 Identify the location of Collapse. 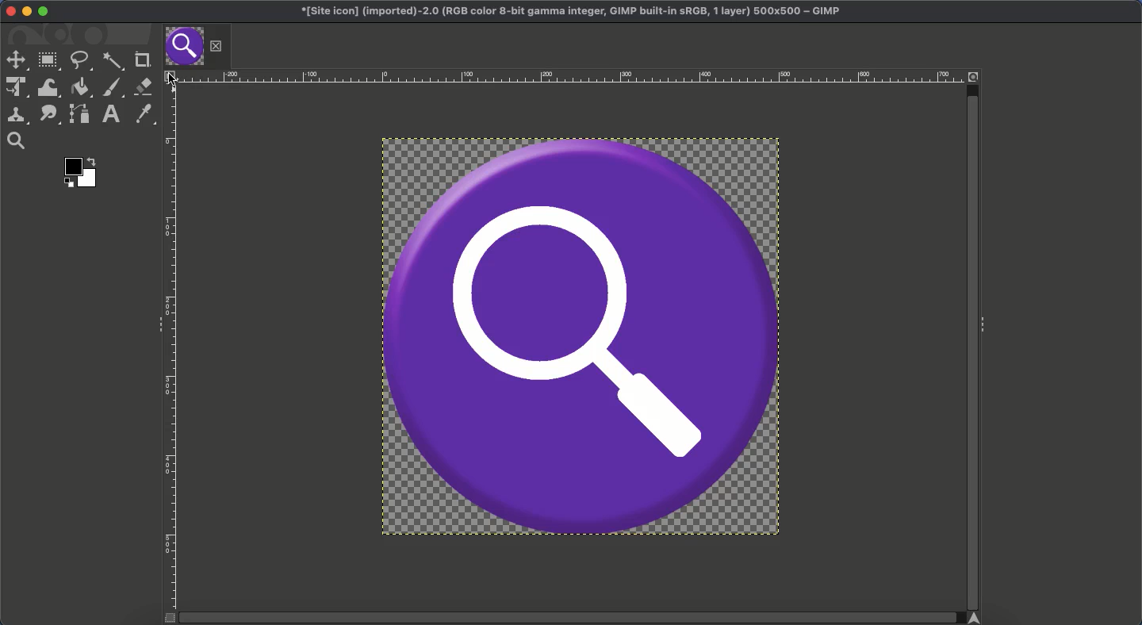
(156, 325).